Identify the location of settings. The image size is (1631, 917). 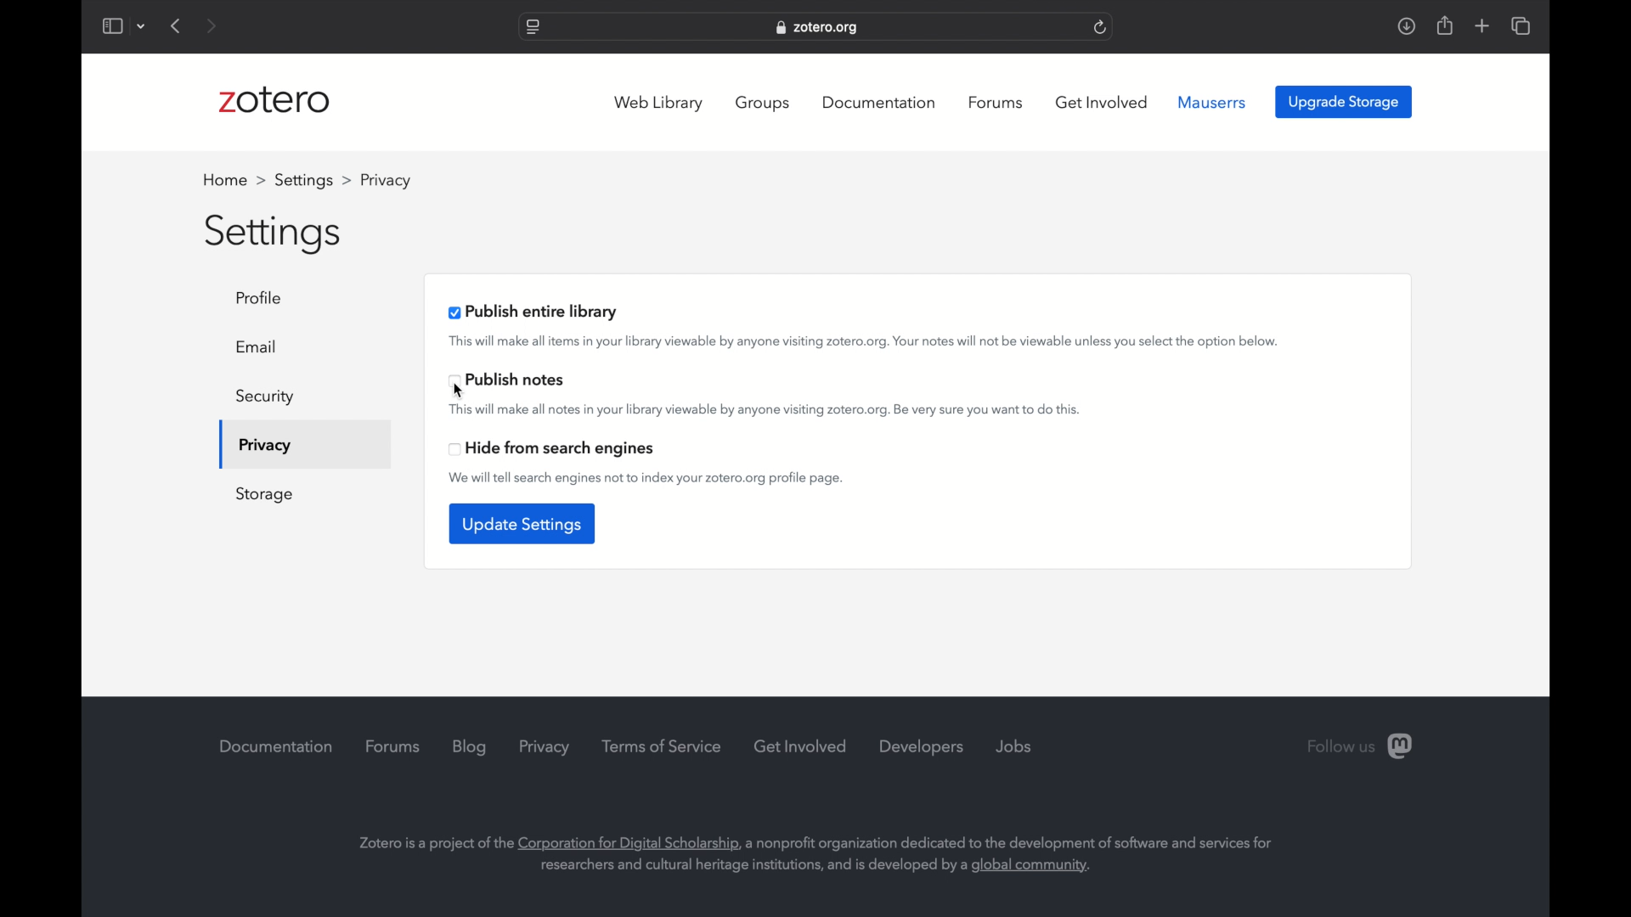
(274, 235).